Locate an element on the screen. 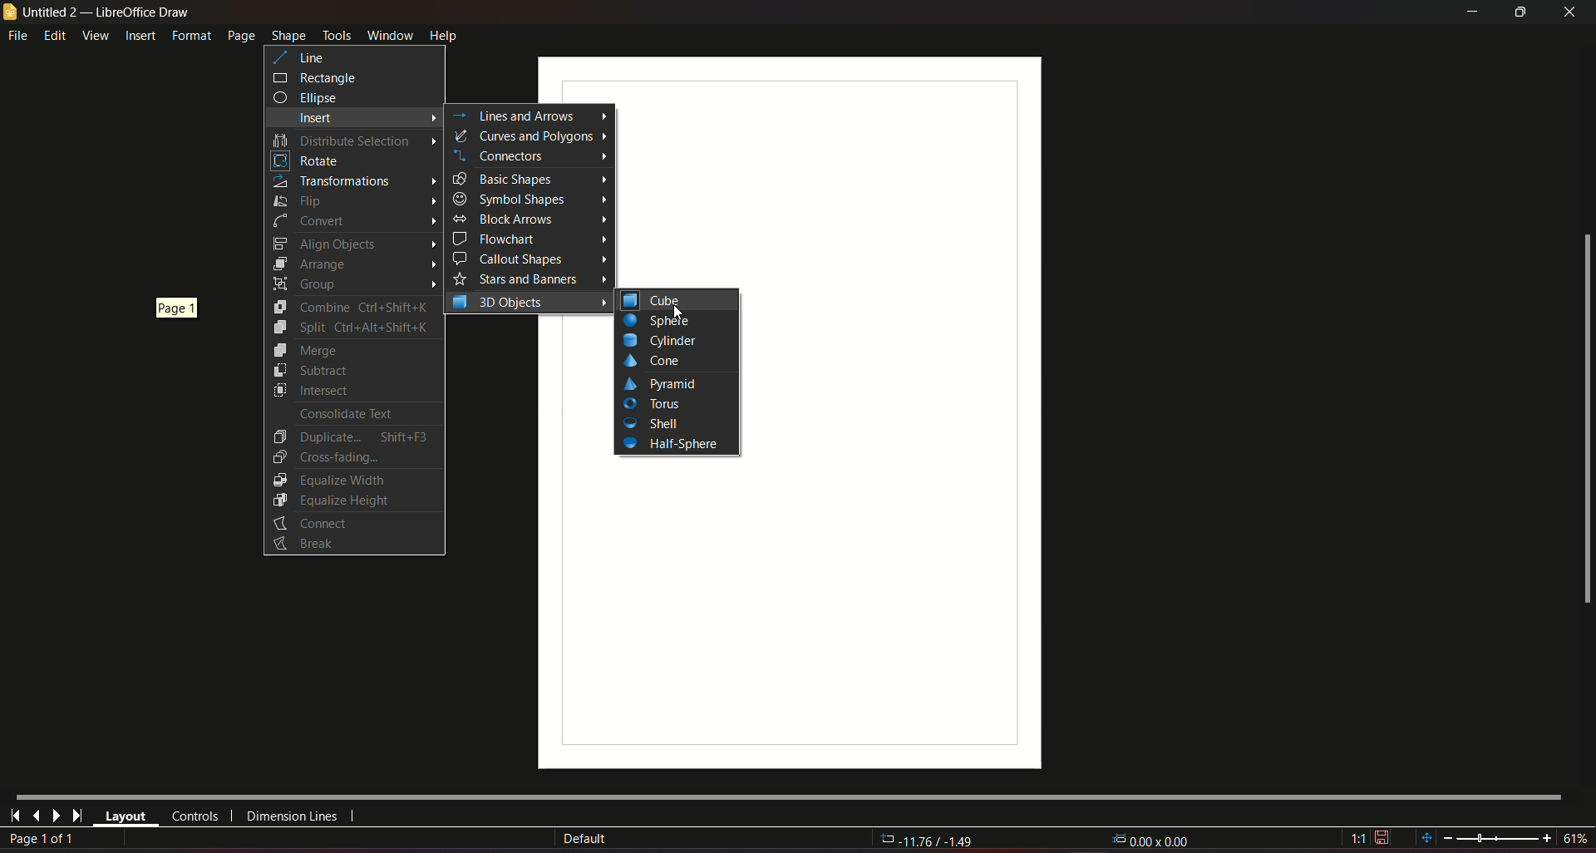 The height and width of the screenshot is (853, 1596). Subtract is located at coordinates (311, 370).